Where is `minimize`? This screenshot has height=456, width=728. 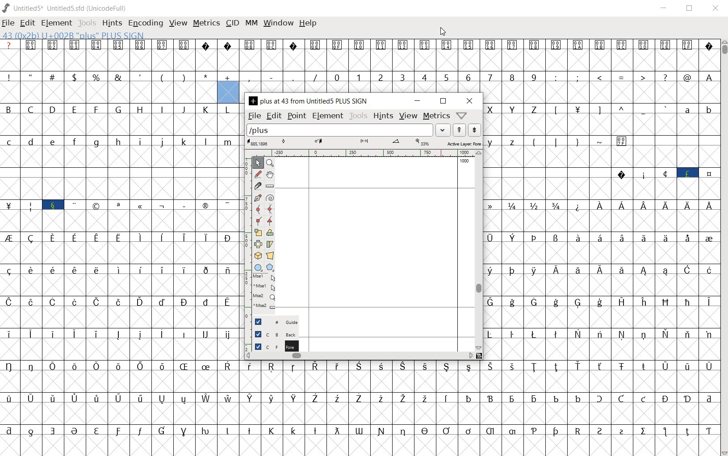
minimize is located at coordinates (665, 8).